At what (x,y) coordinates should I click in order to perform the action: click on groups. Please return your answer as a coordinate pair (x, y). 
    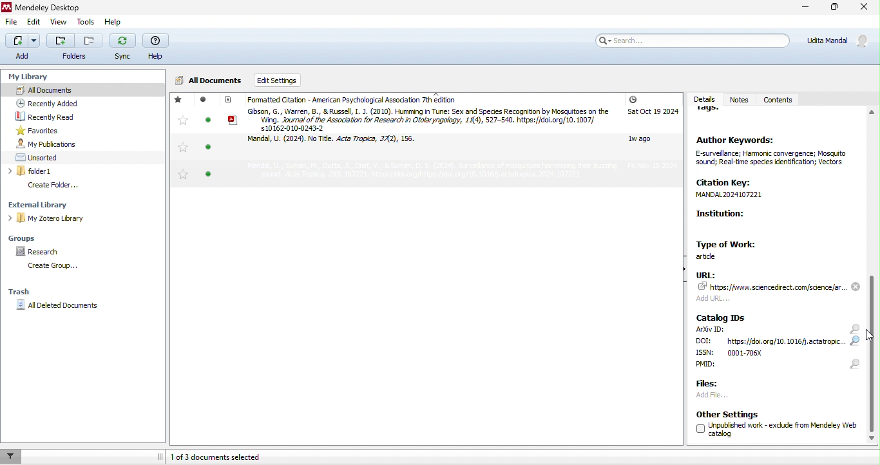
    Looking at the image, I should click on (29, 237).